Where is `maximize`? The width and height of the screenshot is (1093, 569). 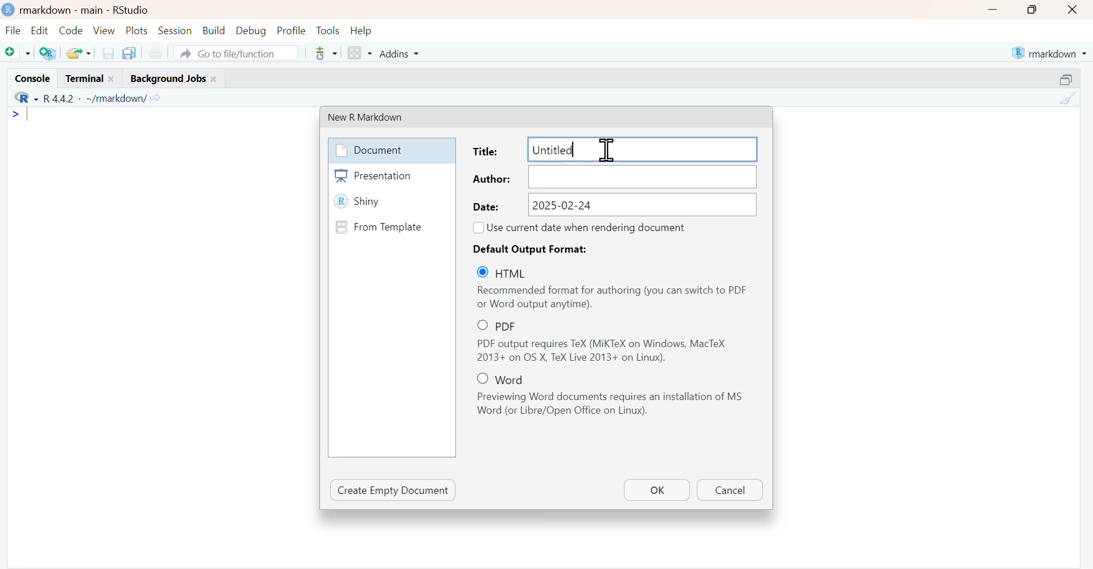 maximize is located at coordinates (1067, 79).